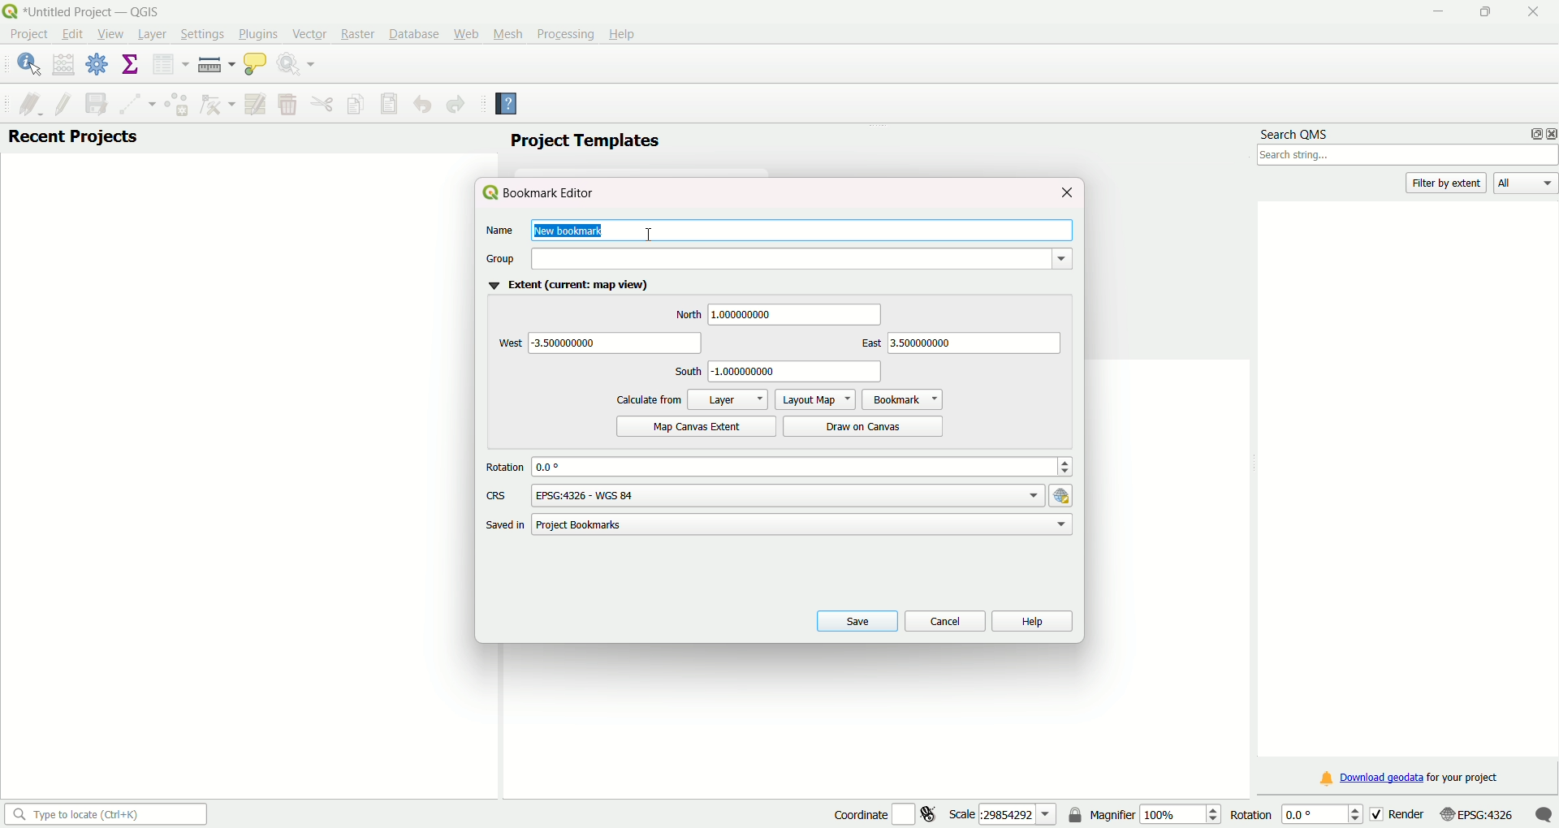 This screenshot has height=828, width=1559. What do you see at coordinates (687, 315) in the screenshot?
I see `north` at bounding box center [687, 315].